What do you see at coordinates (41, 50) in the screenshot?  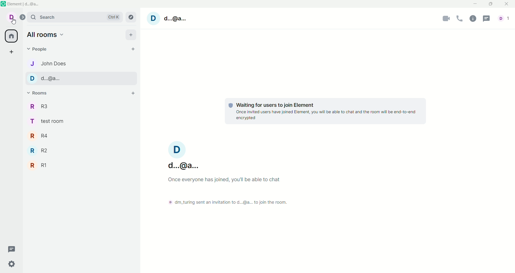 I see `people` at bounding box center [41, 50].